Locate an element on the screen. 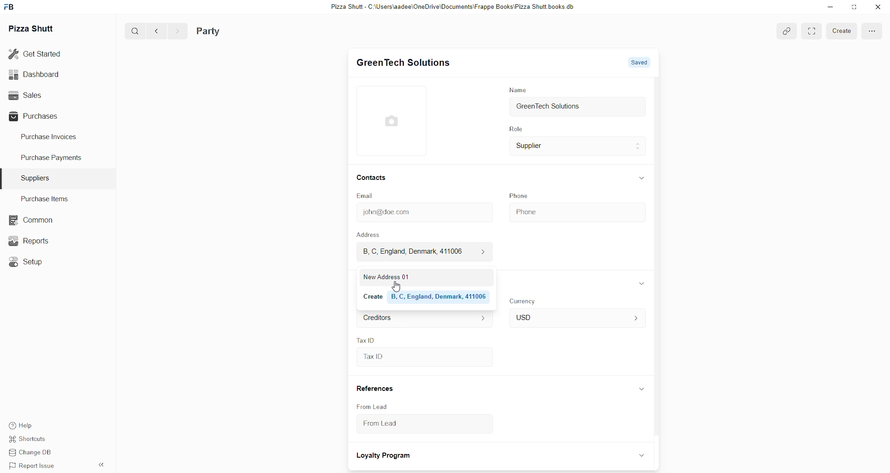  References is located at coordinates (375, 389).